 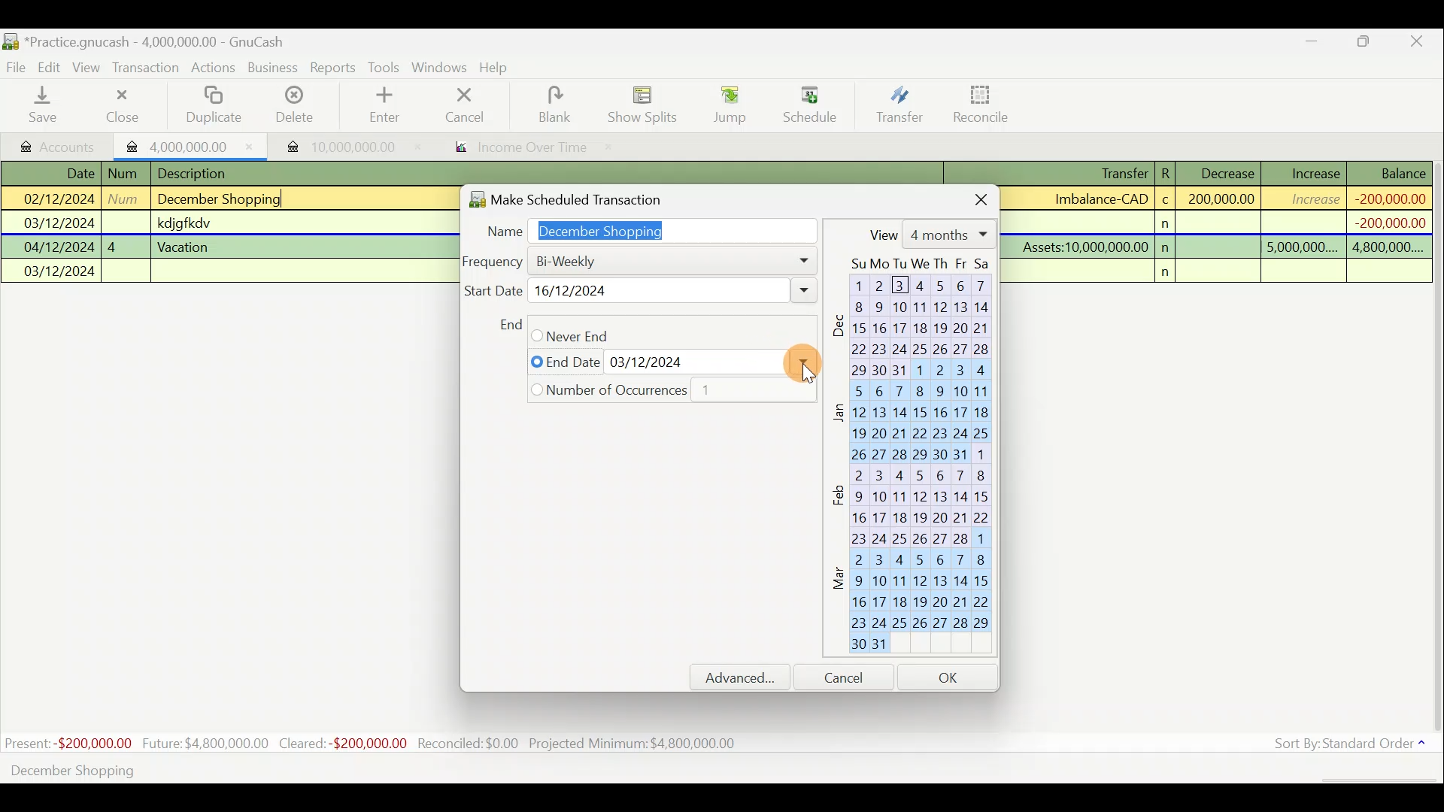 I want to click on Name, so click(x=644, y=228).